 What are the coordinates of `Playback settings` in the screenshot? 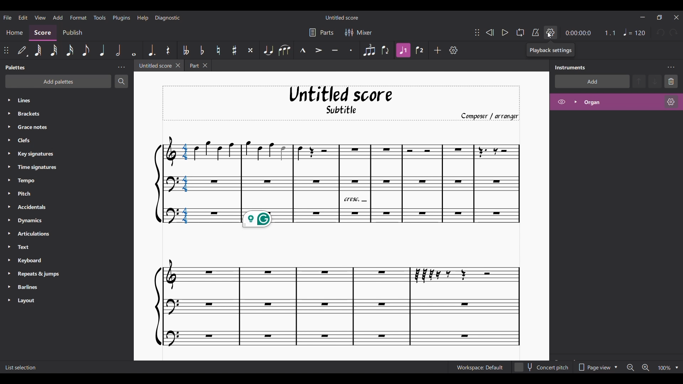 It's located at (551, 32).